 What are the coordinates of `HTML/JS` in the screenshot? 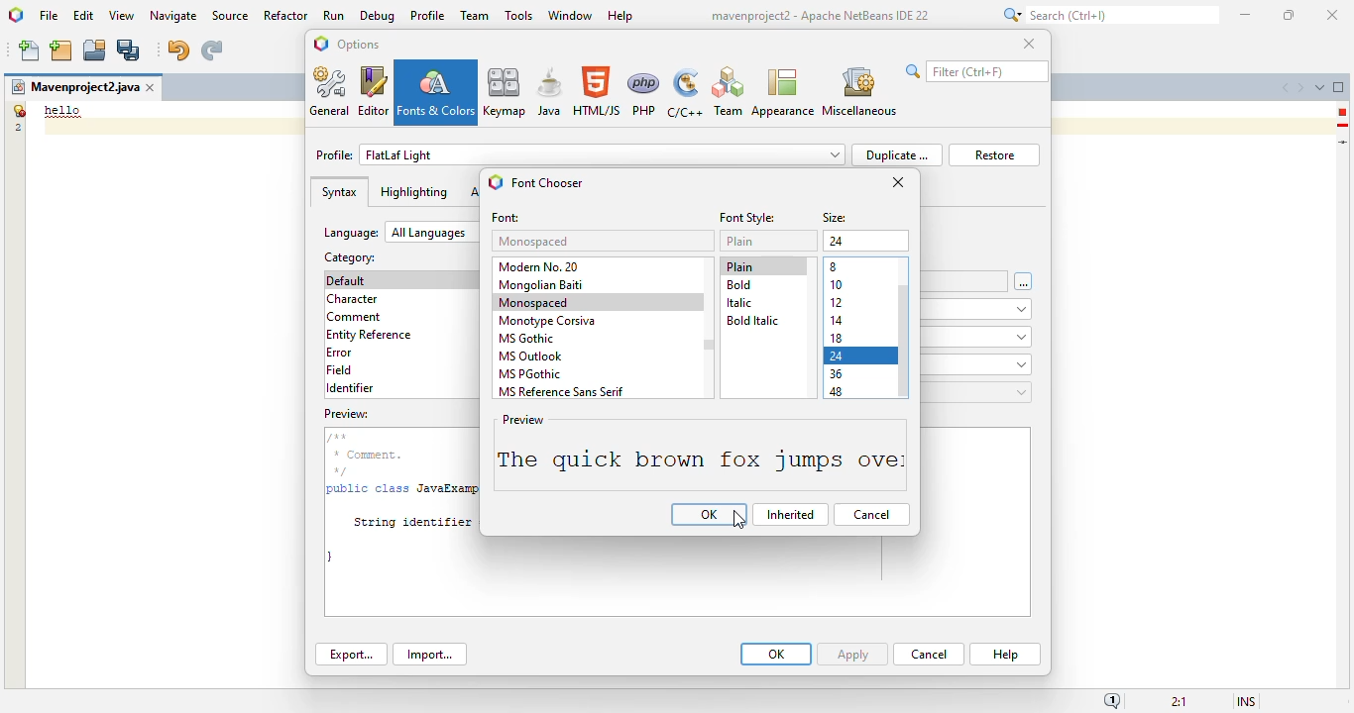 It's located at (598, 91).